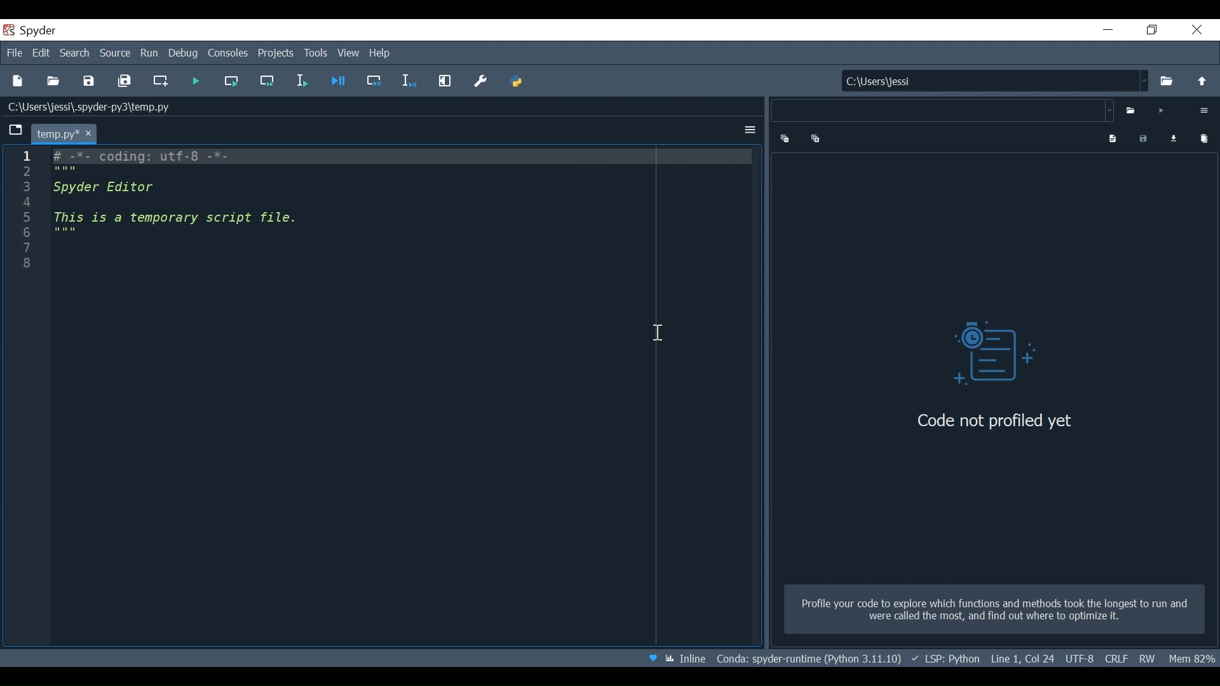  Describe the element at coordinates (1176, 140) in the screenshot. I see `Load profiling data for comparison` at that location.